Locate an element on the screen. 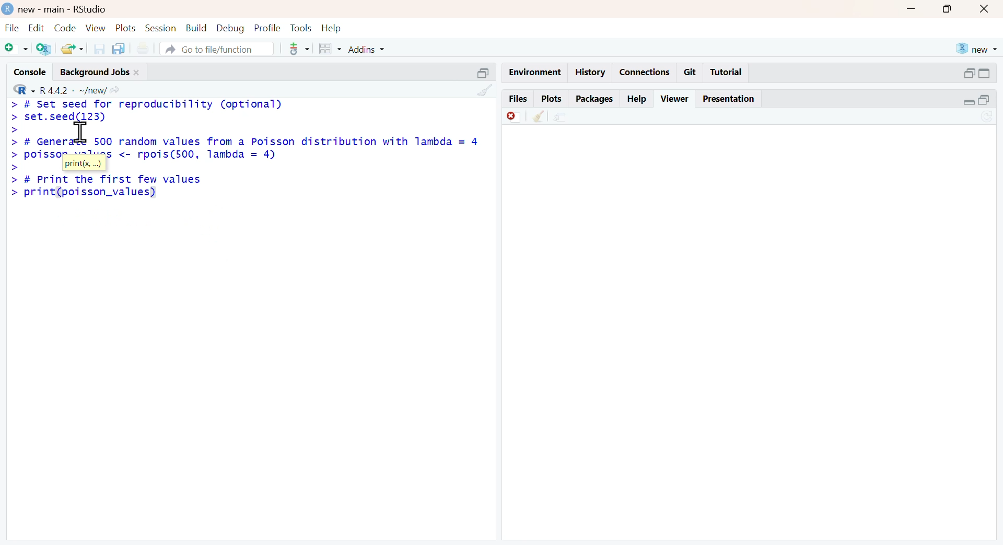 The width and height of the screenshot is (1003, 545). history is located at coordinates (591, 72).